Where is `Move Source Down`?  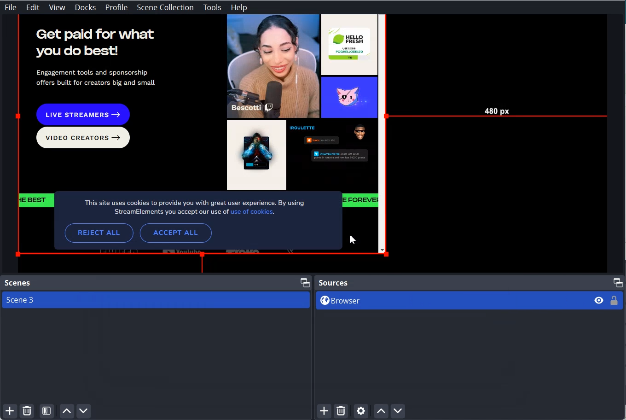
Move Source Down is located at coordinates (398, 410).